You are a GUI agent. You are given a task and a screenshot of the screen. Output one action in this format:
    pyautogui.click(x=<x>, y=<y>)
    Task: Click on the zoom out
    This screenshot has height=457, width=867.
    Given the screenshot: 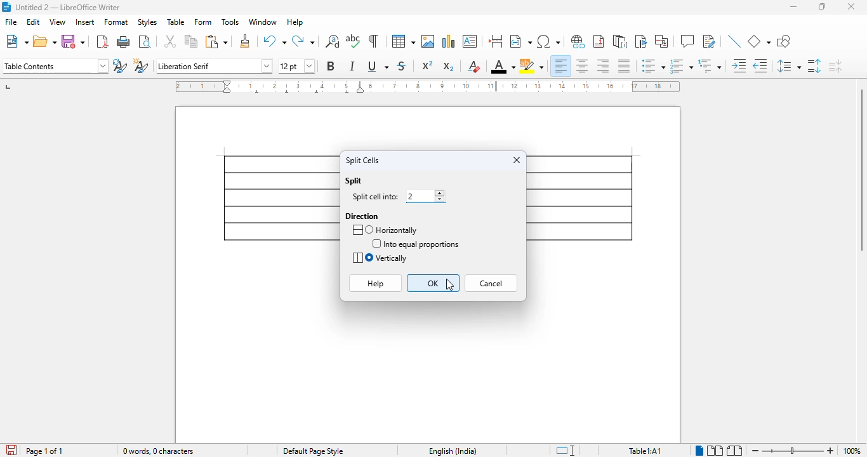 What is the action you would take?
    pyautogui.click(x=755, y=451)
    